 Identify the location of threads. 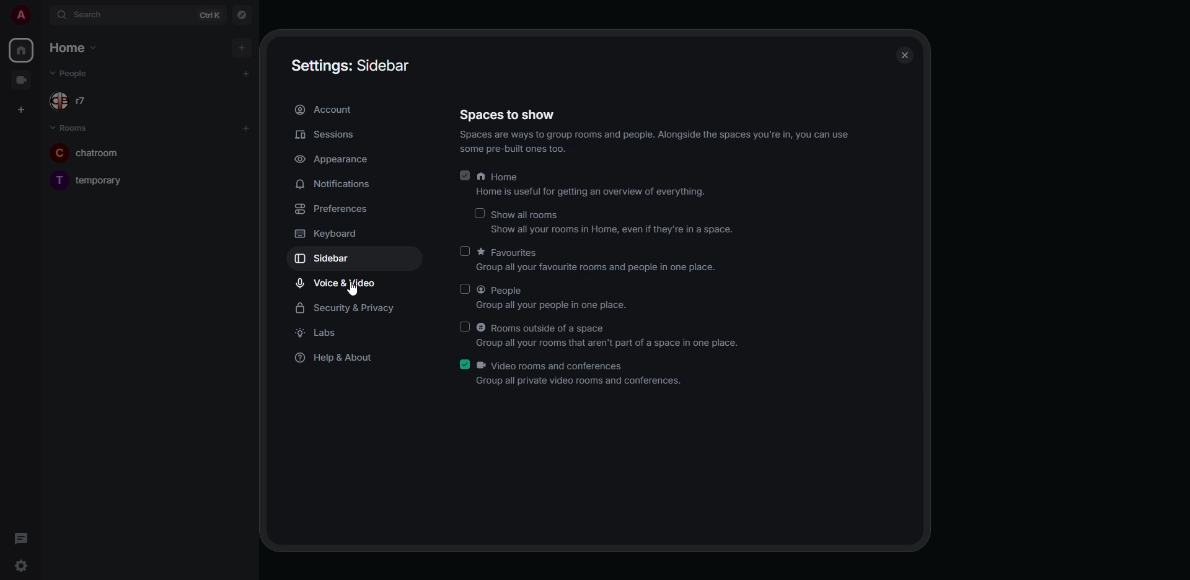
(24, 538).